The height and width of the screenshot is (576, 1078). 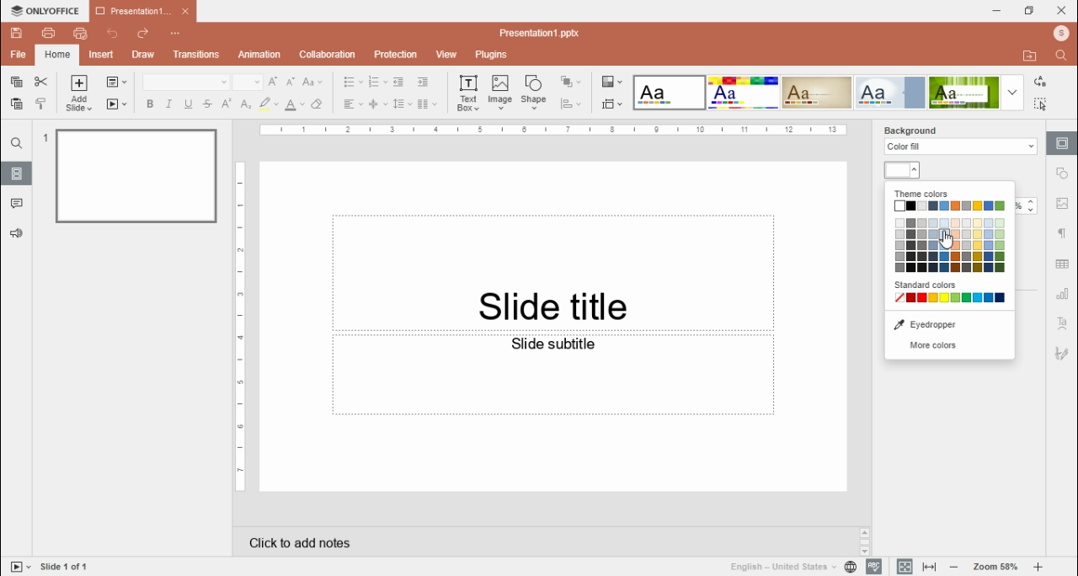 I want to click on scale, so click(x=549, y=131).